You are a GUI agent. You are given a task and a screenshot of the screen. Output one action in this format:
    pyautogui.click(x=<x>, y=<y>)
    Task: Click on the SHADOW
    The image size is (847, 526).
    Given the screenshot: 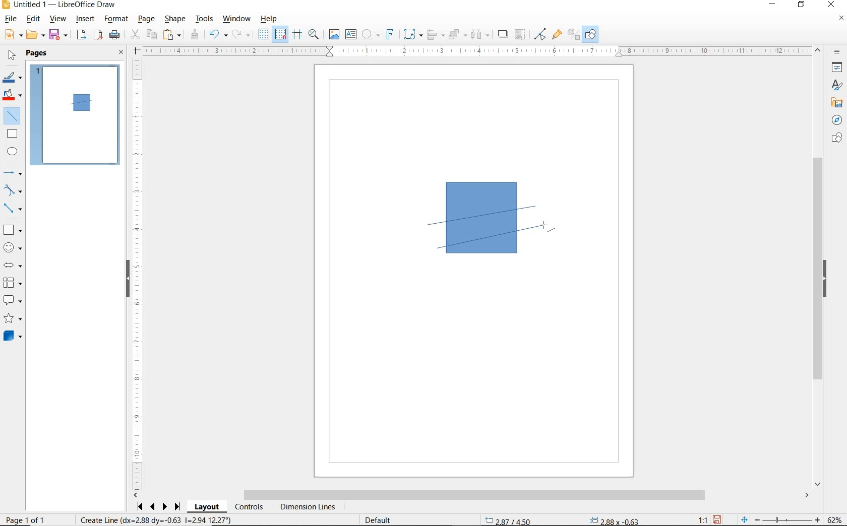 What is the action you would take?
    pyautogui.click(x=503, y=34)
    